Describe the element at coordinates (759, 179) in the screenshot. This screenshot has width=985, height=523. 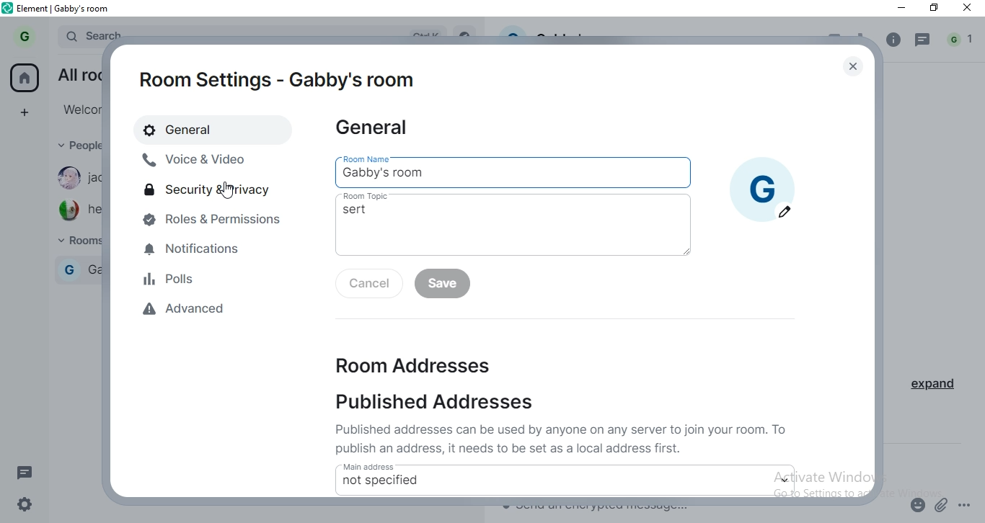
I see `profile picture` at that location.